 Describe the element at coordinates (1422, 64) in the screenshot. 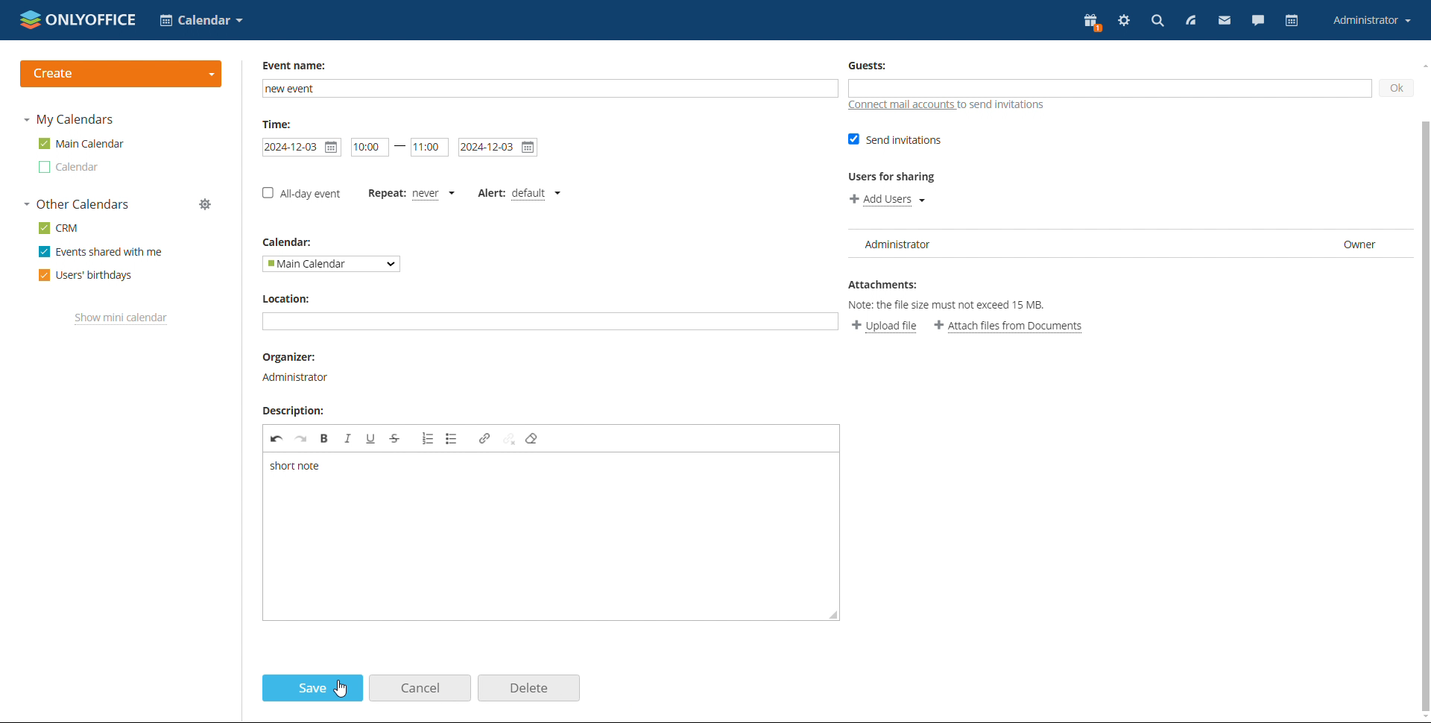

I see `scroll up` at that location.